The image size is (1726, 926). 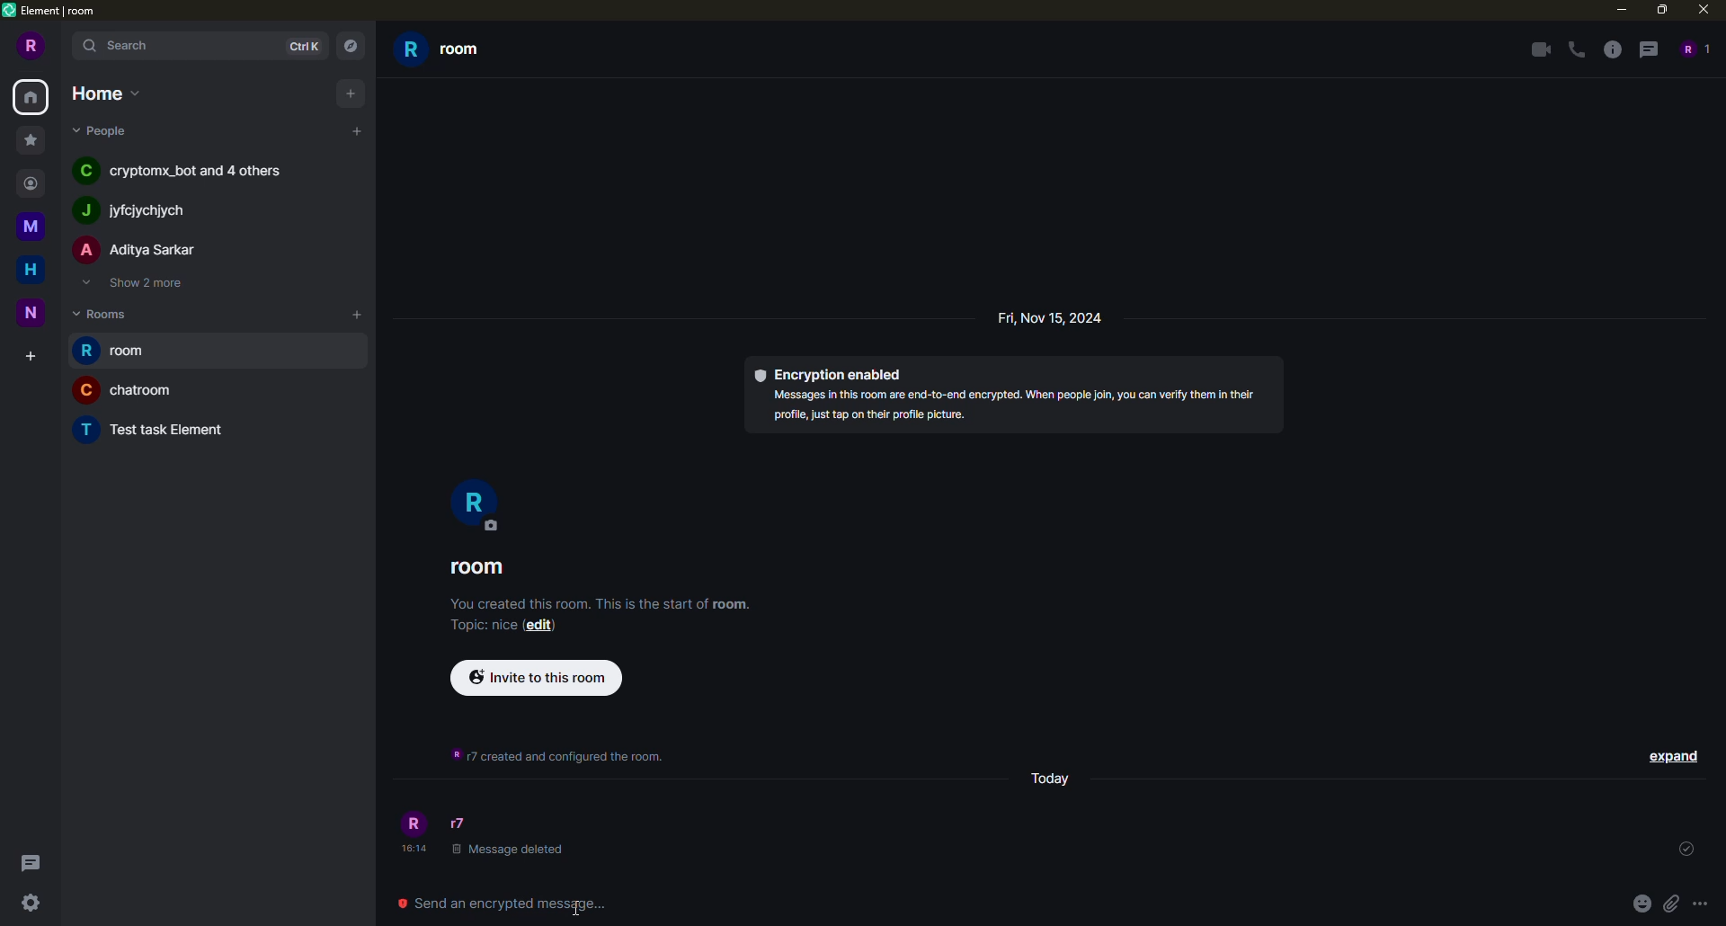 What do you see at coordinates (832, 371) in the screenshot?
I see `encryption enabled` at bounding box center [832, 371].